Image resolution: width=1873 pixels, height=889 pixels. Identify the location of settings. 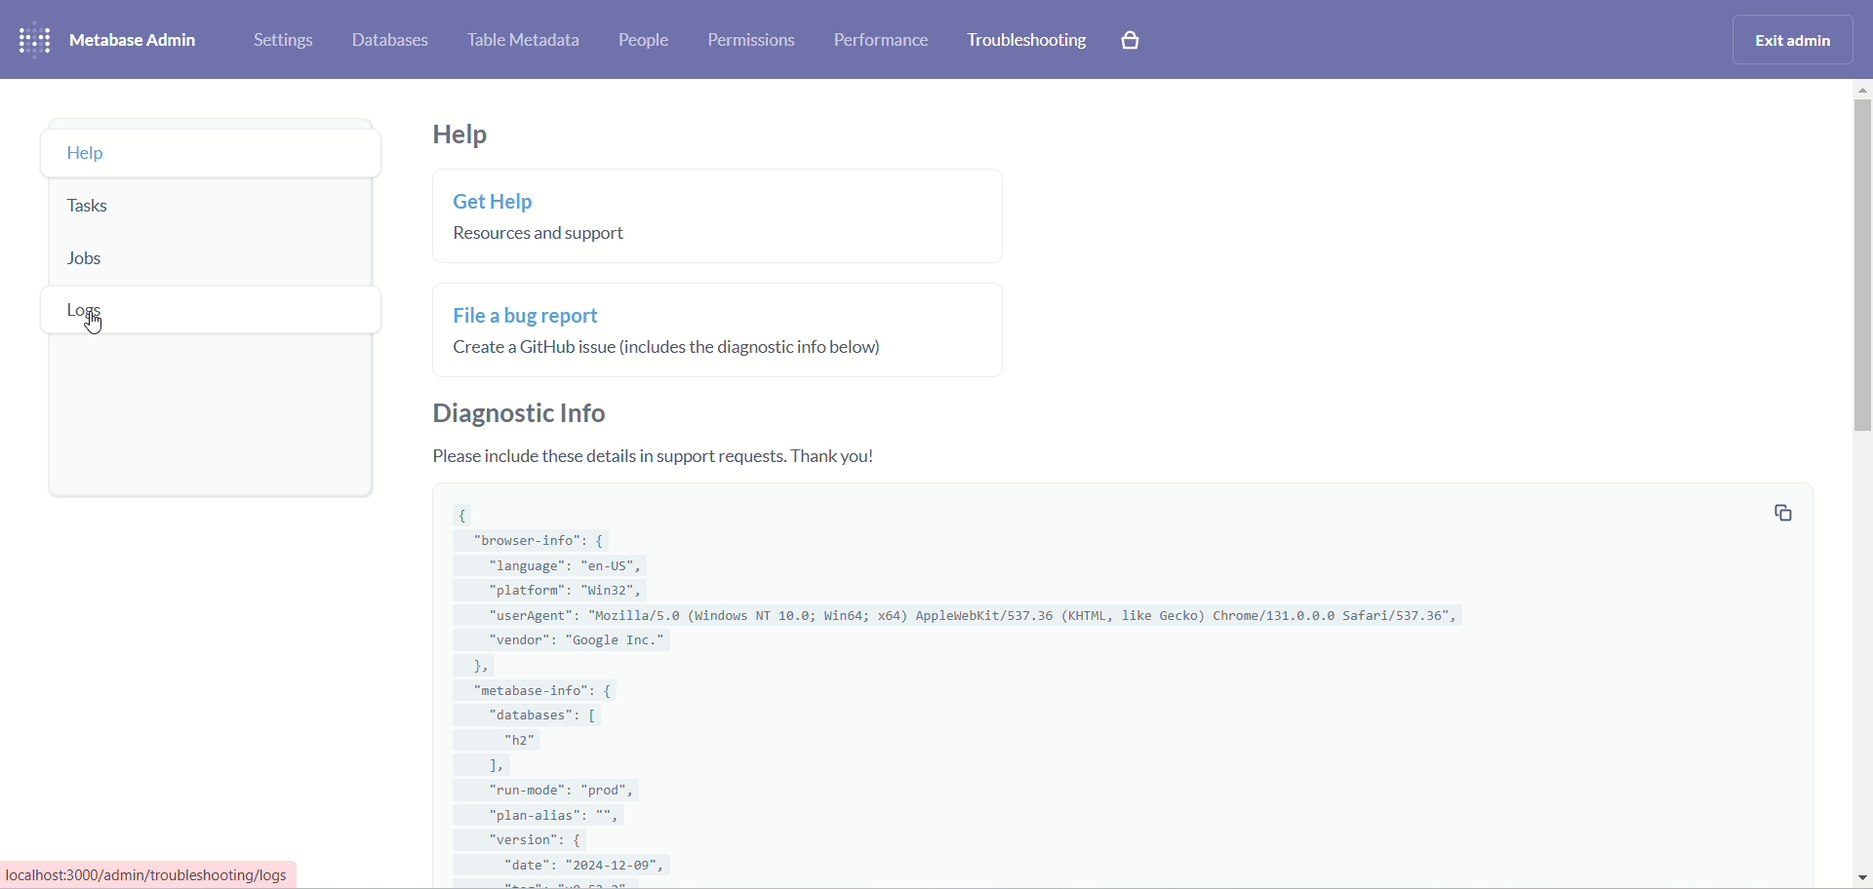
(283, 40).